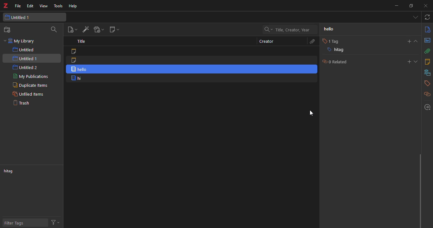 The height and width of the screenshot is (228, 433). I want to click on tag added, so click(344, 51).